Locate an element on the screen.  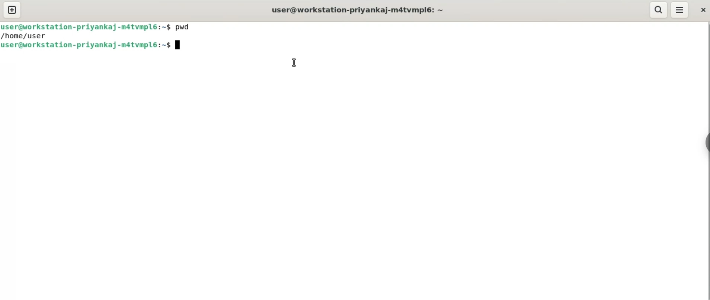
search is located at coordinates (658, 10).